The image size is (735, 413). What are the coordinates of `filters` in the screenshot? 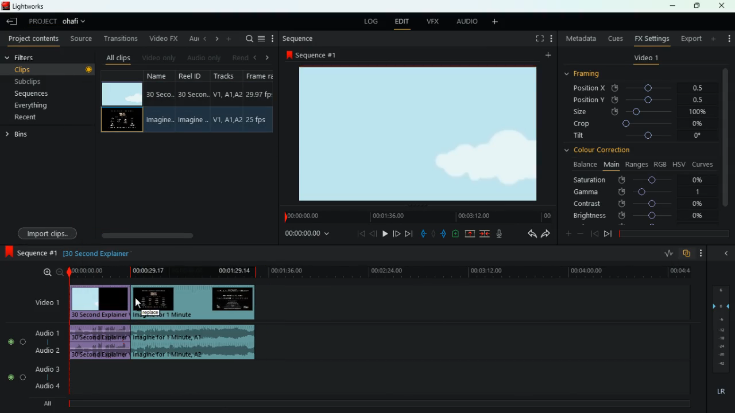 It's located at (29, 58).